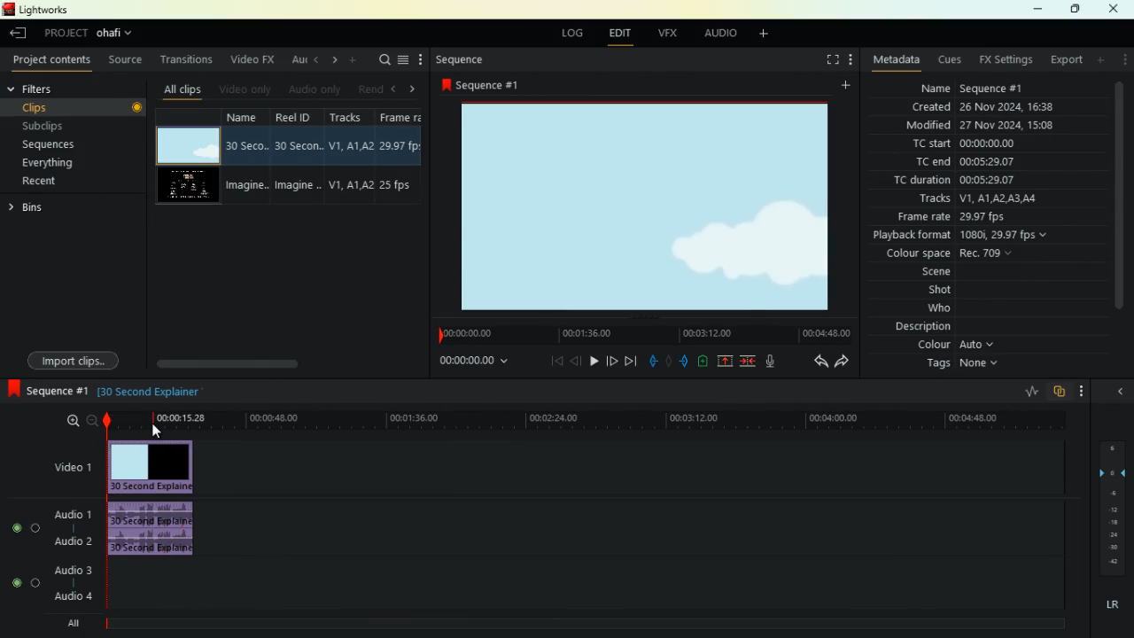 This screenshot has width=1134, height=638. What do you see at coordinates (548, 362) in the screenshot?
I see `beggining` at bounding box center [548, 362].